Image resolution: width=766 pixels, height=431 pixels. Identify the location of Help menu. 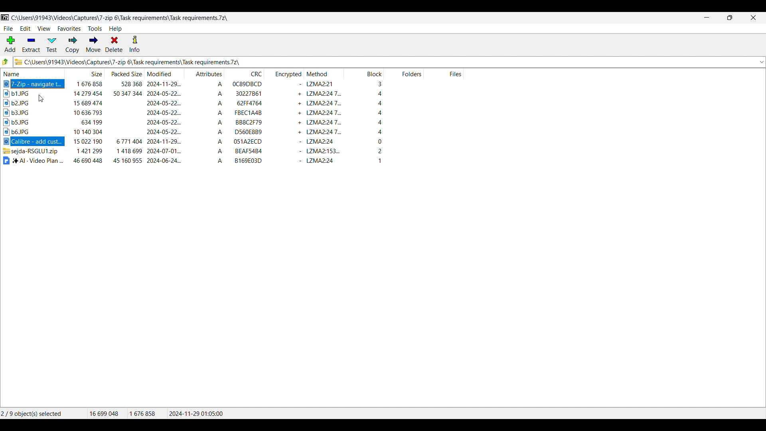
(116, 29).